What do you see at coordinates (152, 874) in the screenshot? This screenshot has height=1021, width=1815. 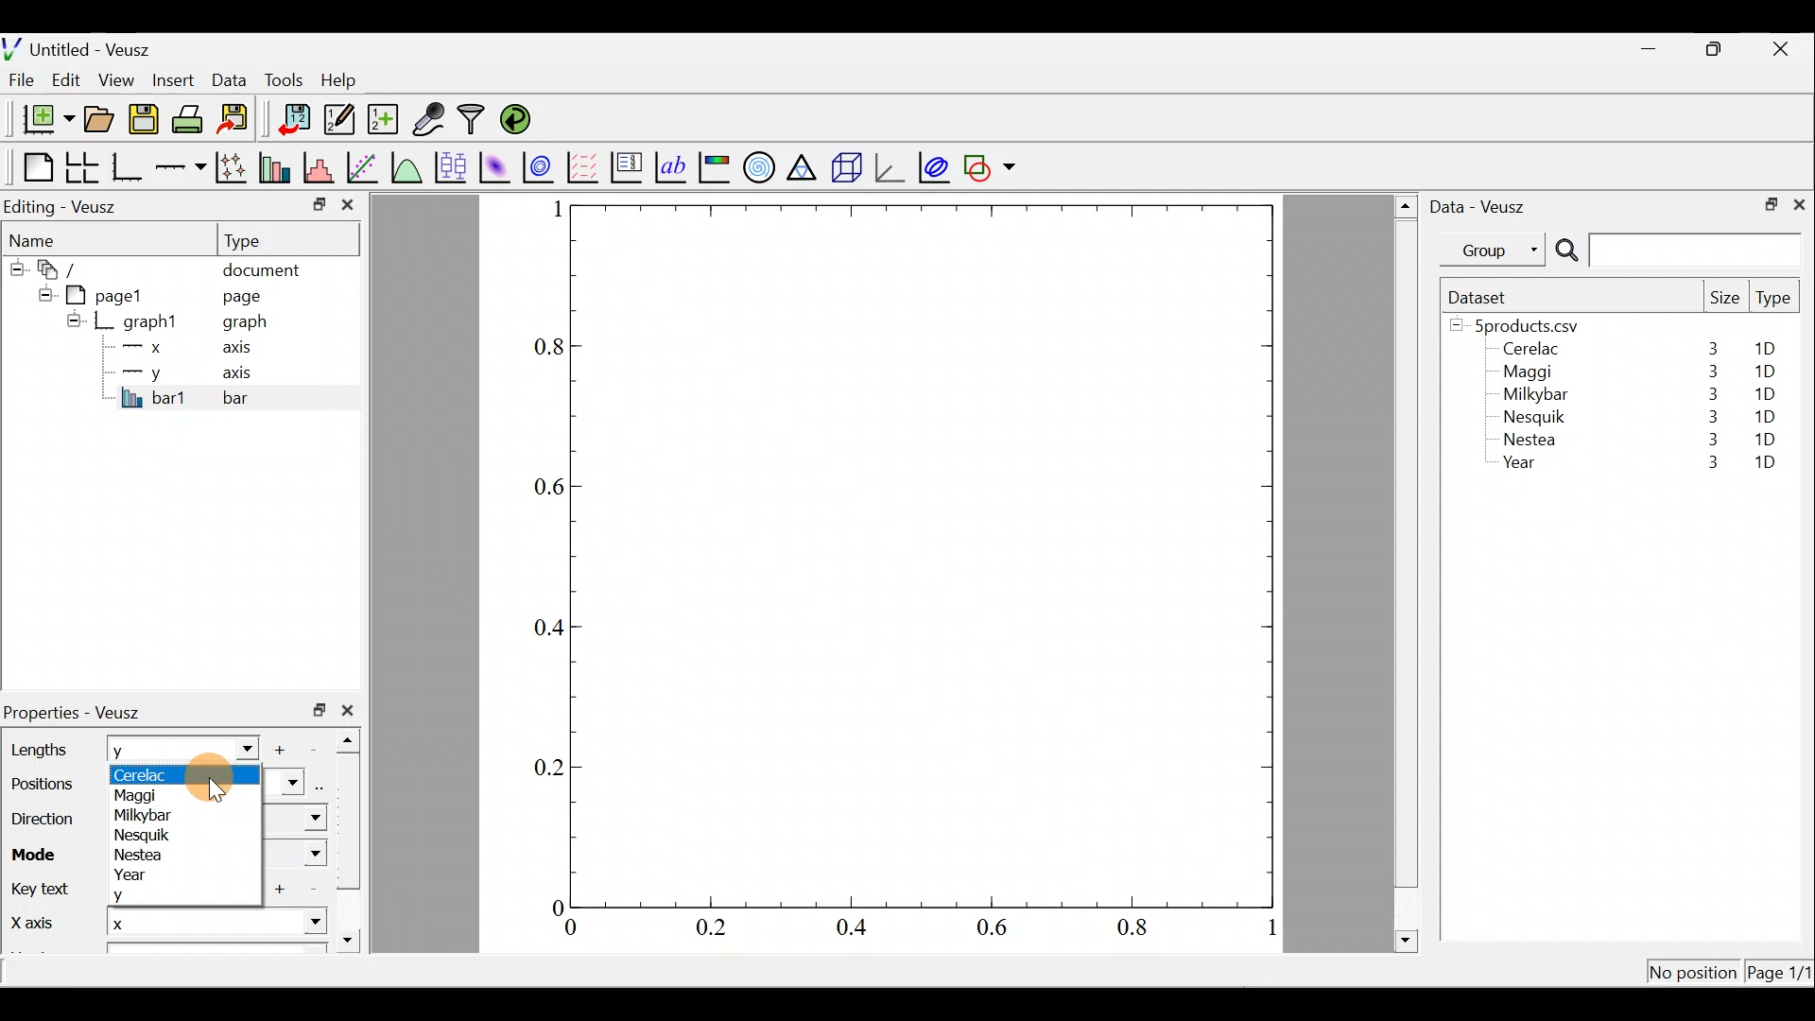 I see `Year` at bounding box center [152, 874].